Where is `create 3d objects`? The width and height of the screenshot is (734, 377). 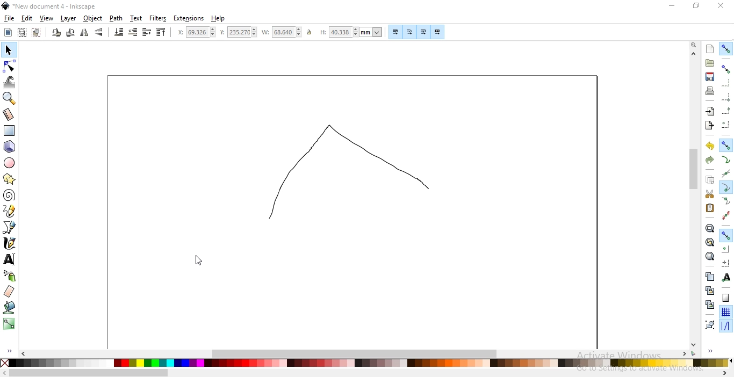
create 3d objects is located at coordinates (10, 147).